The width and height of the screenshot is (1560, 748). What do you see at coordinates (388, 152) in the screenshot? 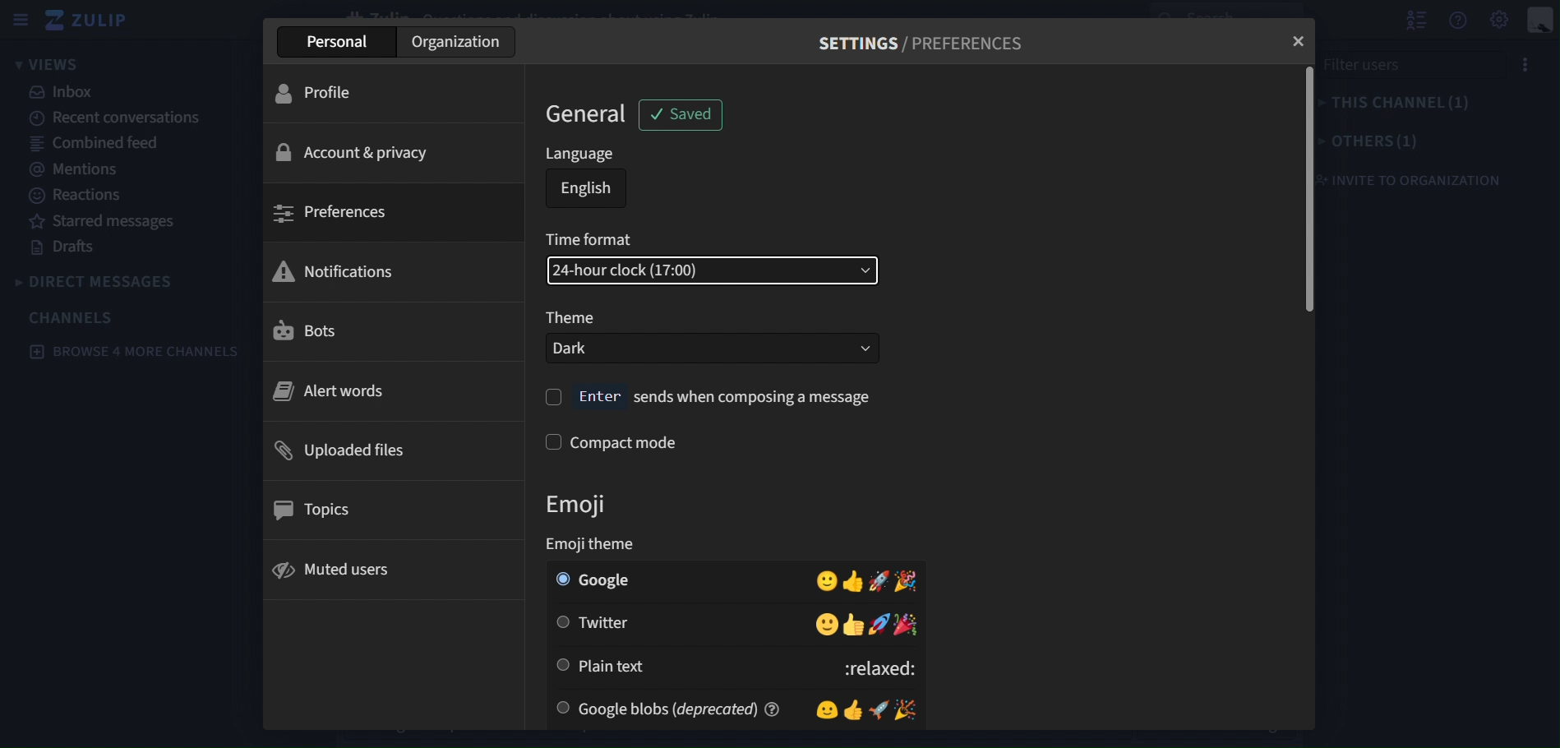
I see `account & privacy` at bounding box center [388, 152].